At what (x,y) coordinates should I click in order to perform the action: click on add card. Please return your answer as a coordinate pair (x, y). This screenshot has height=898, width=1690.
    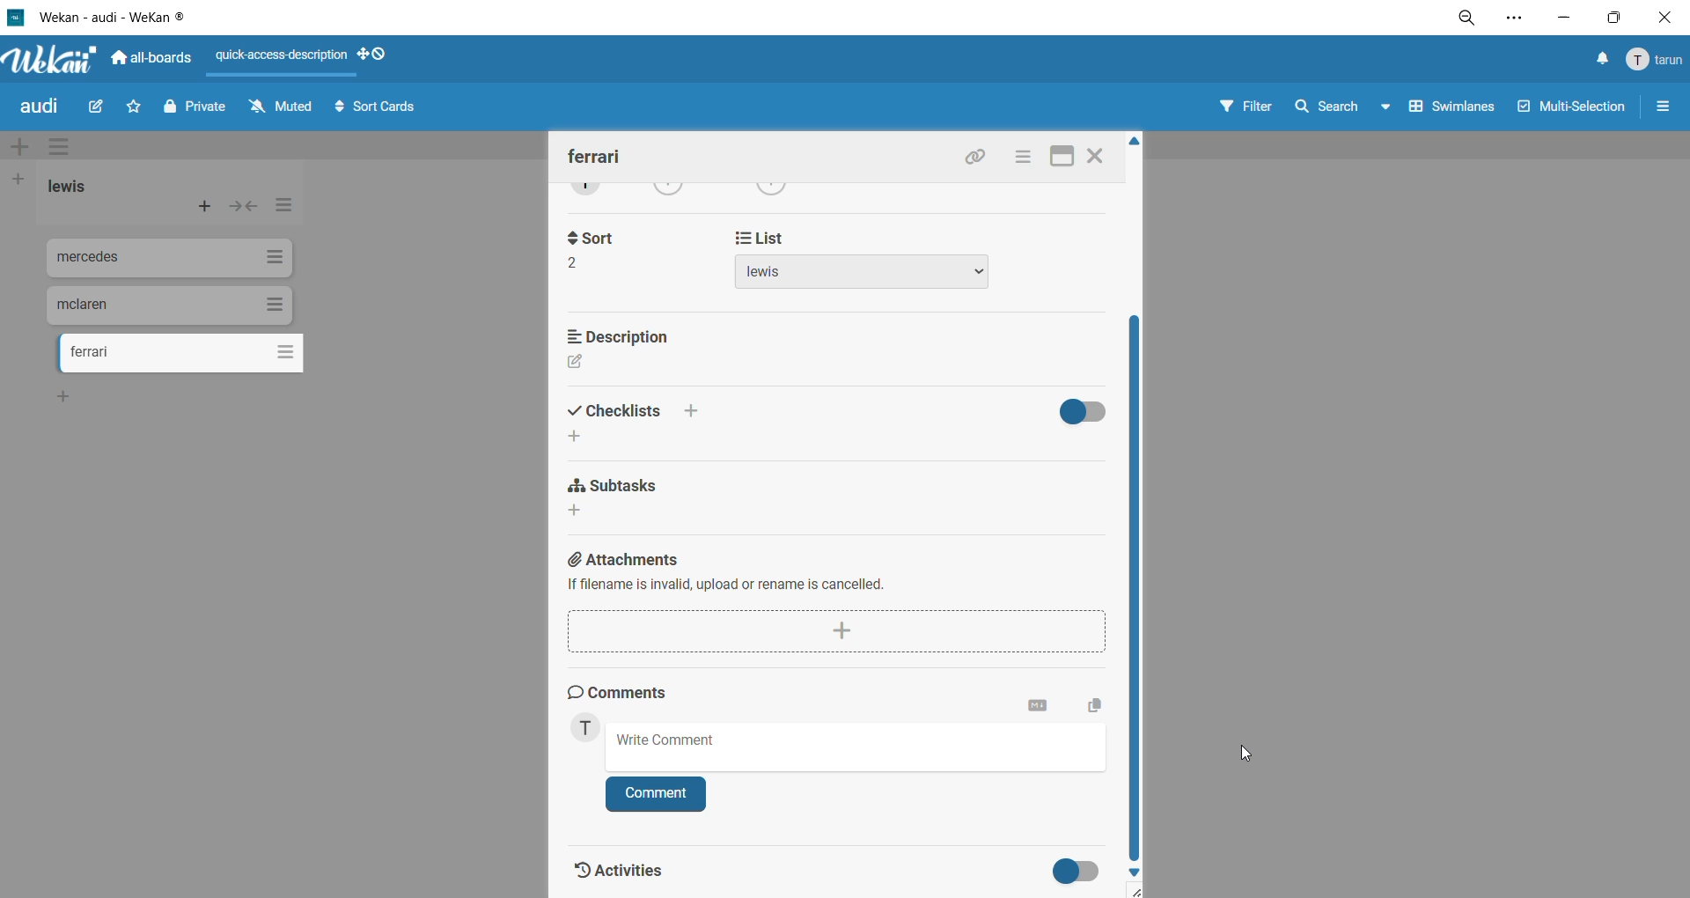
    Looking at the image, I should click on (201, 204).